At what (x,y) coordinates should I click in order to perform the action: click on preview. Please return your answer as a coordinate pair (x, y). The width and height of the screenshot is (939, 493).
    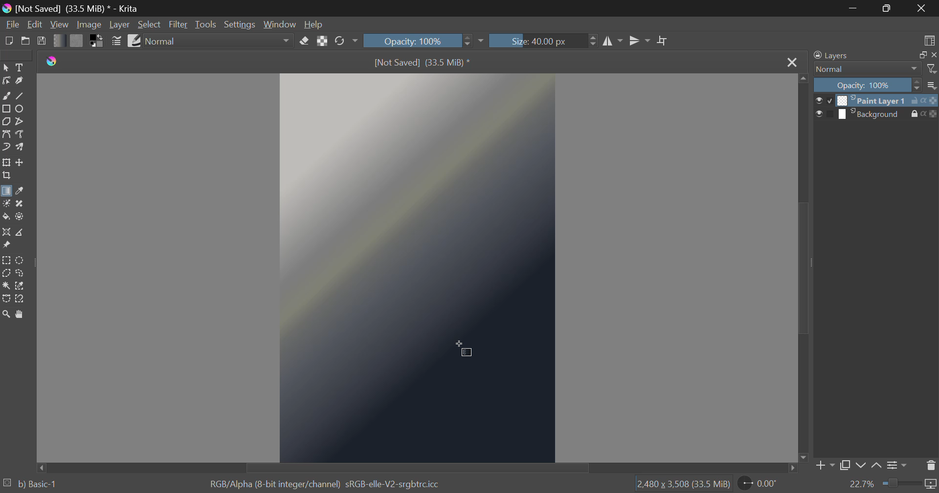
    Looking at the image, I should click on (825, 100).